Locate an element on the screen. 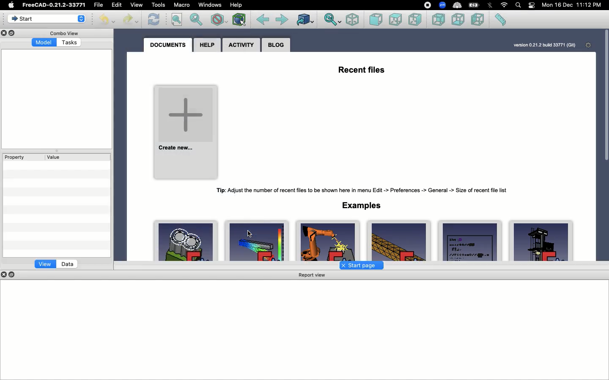  recording is located at coordinates (427, 5).